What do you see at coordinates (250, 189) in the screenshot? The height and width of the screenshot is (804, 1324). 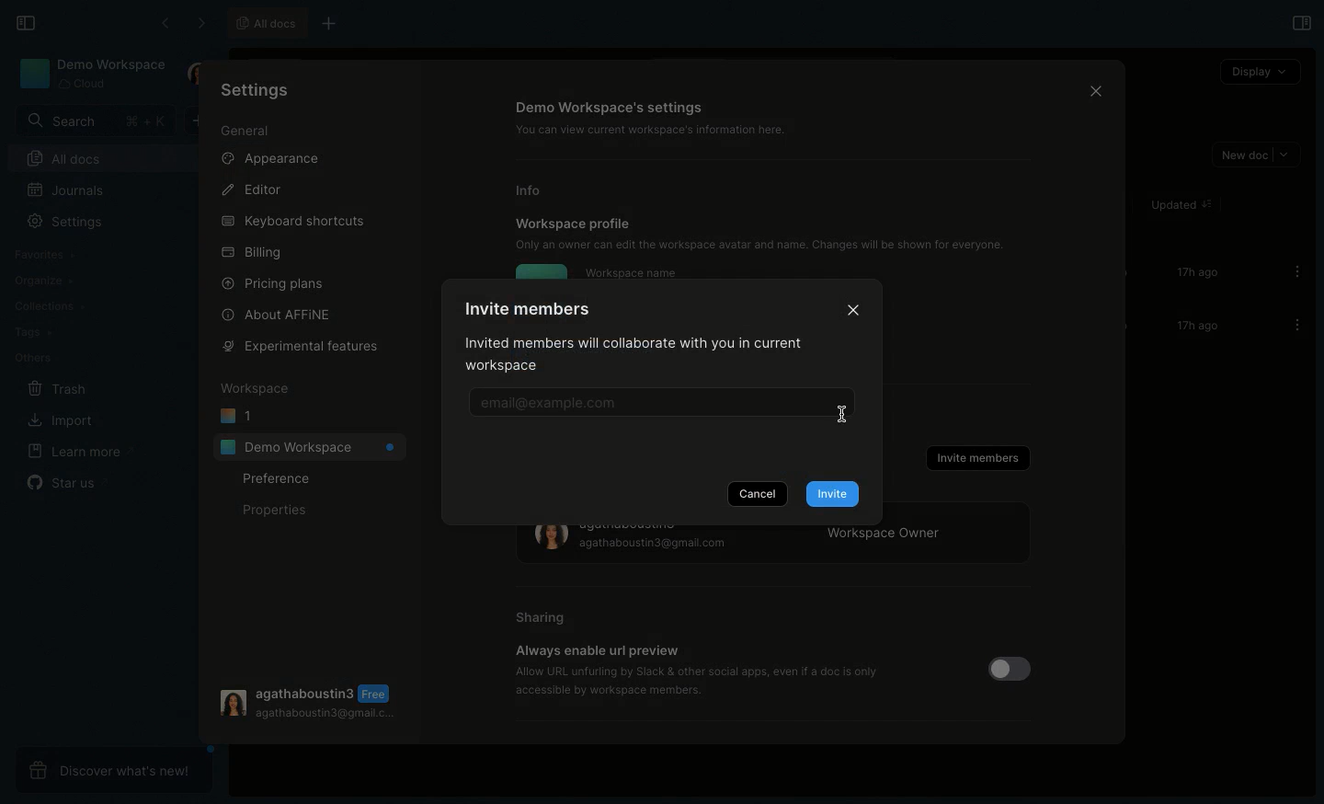 I see `Editor` at bounding box center [250, 189].